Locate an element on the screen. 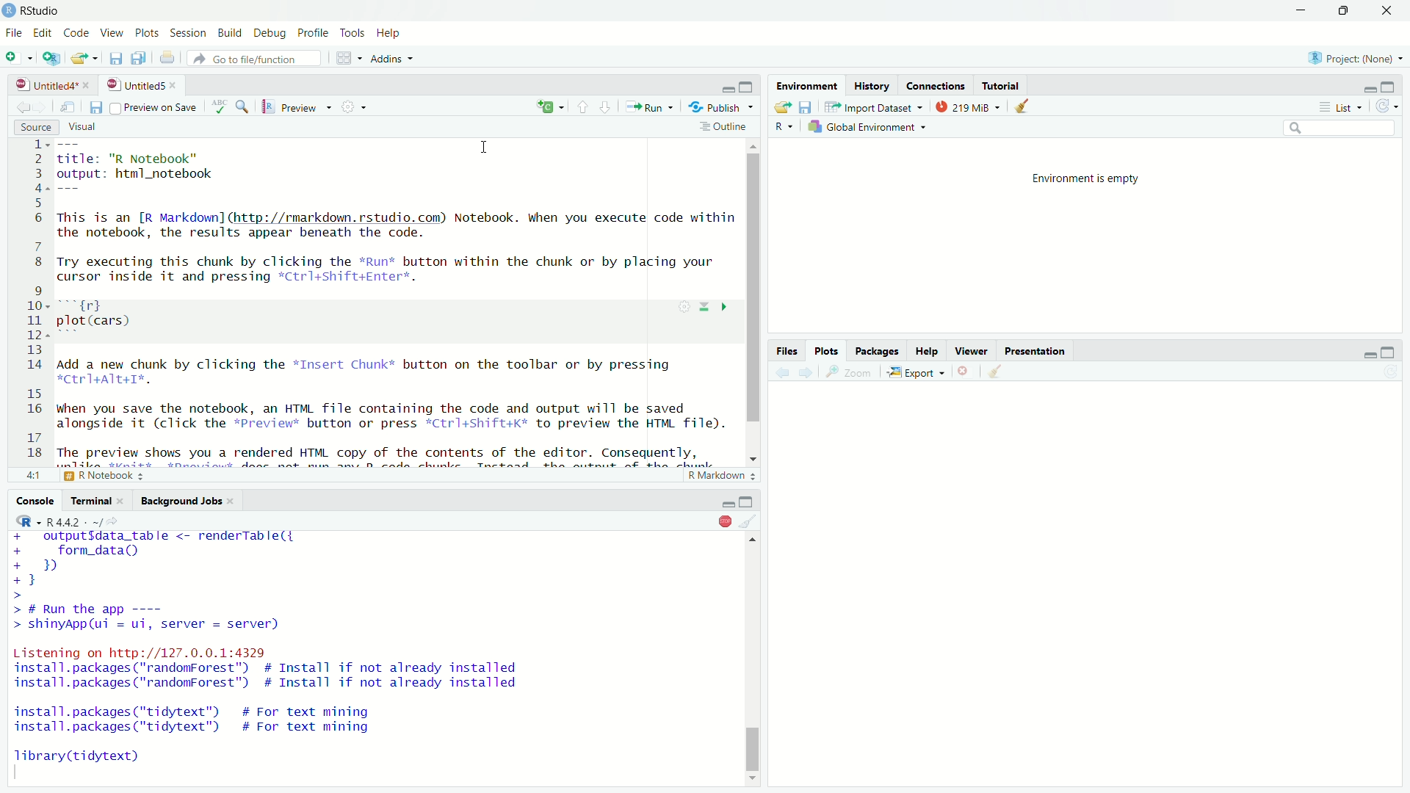  Go to file/function is located at coordinates (254, 58).